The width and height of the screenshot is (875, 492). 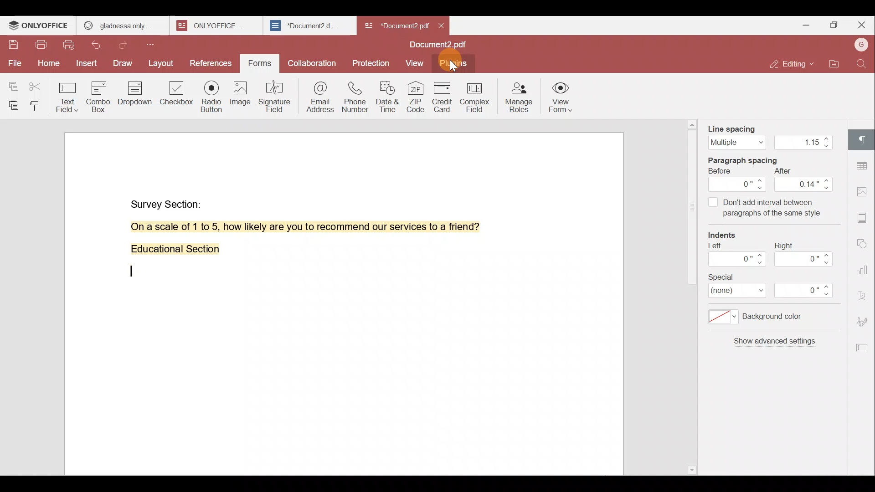 What do you see at coordinates (177, 96) in the screenshot?
I see `Checkbox` at bounding box center [177, 96].